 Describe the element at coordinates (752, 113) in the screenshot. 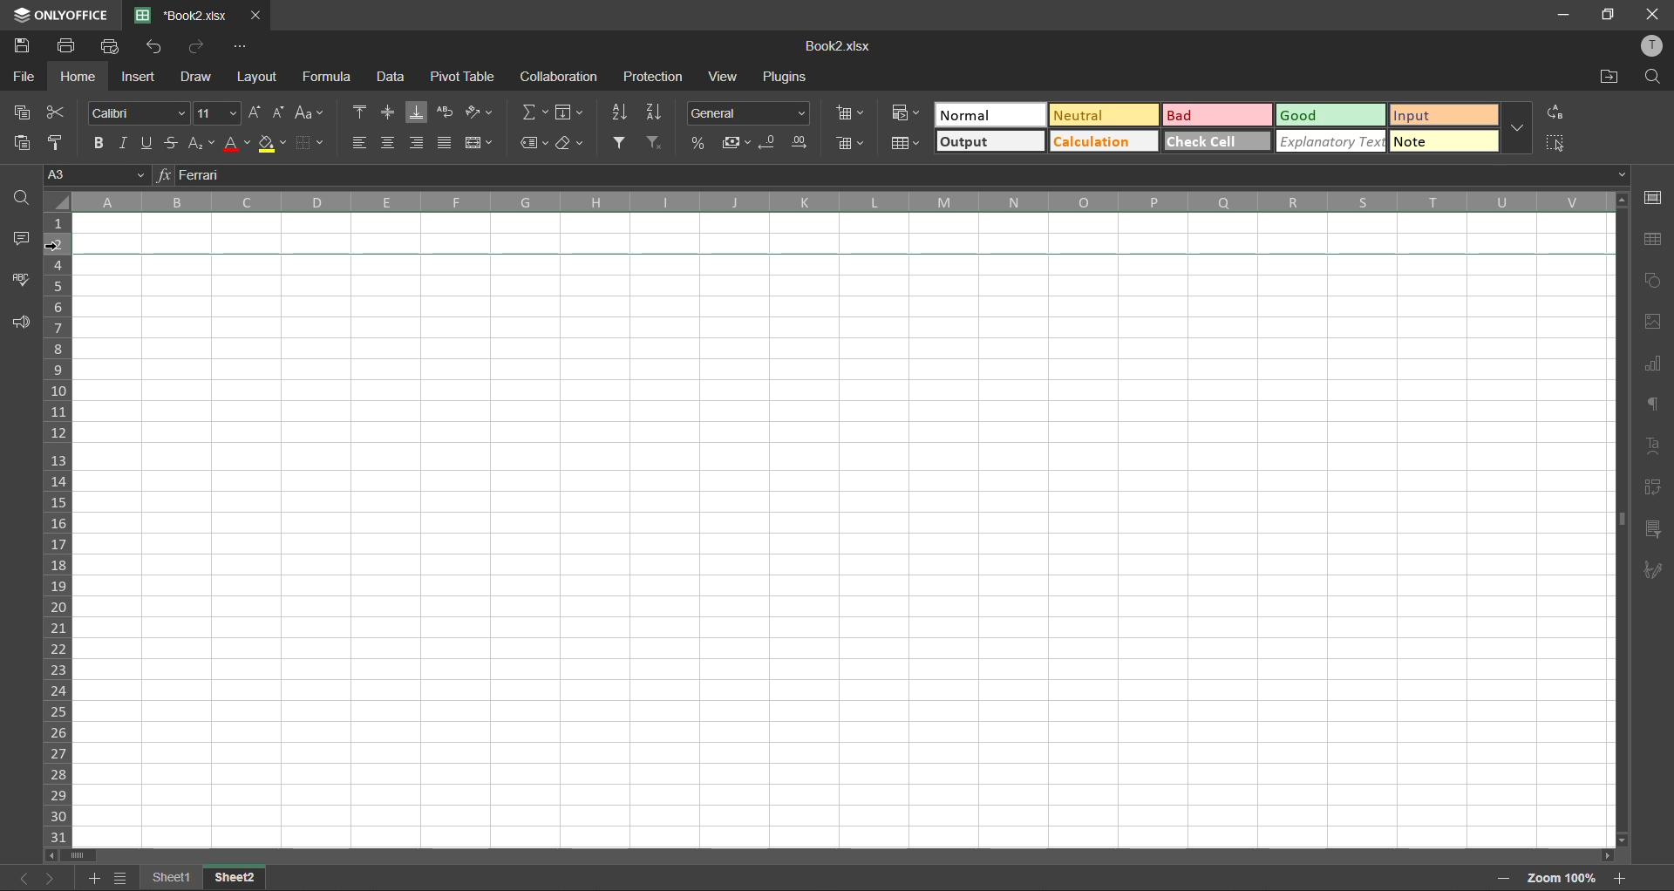

I see `number format` at that location.